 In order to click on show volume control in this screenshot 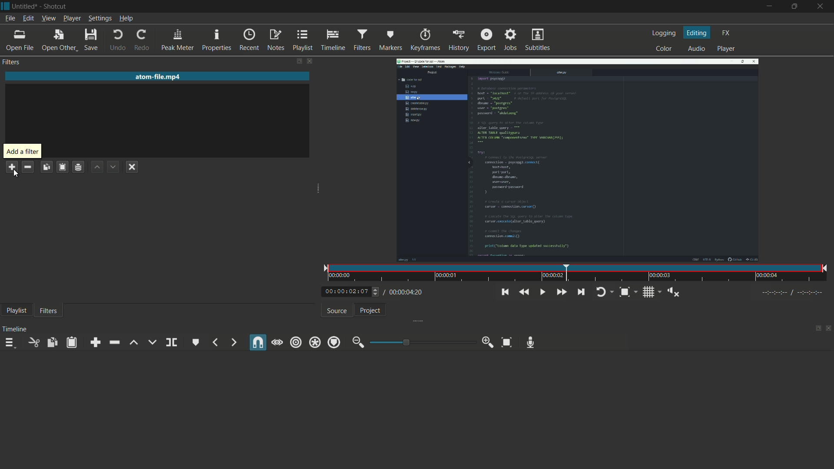, I will do `click(673, 292)`.